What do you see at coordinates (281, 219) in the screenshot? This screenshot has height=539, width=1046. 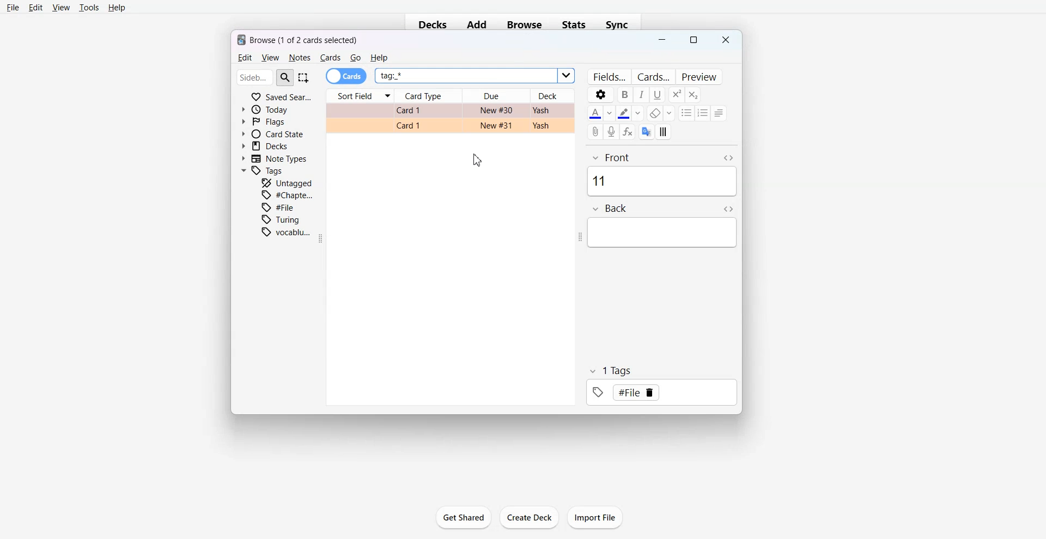 I see `Turing` at bounding box center [281, 219].